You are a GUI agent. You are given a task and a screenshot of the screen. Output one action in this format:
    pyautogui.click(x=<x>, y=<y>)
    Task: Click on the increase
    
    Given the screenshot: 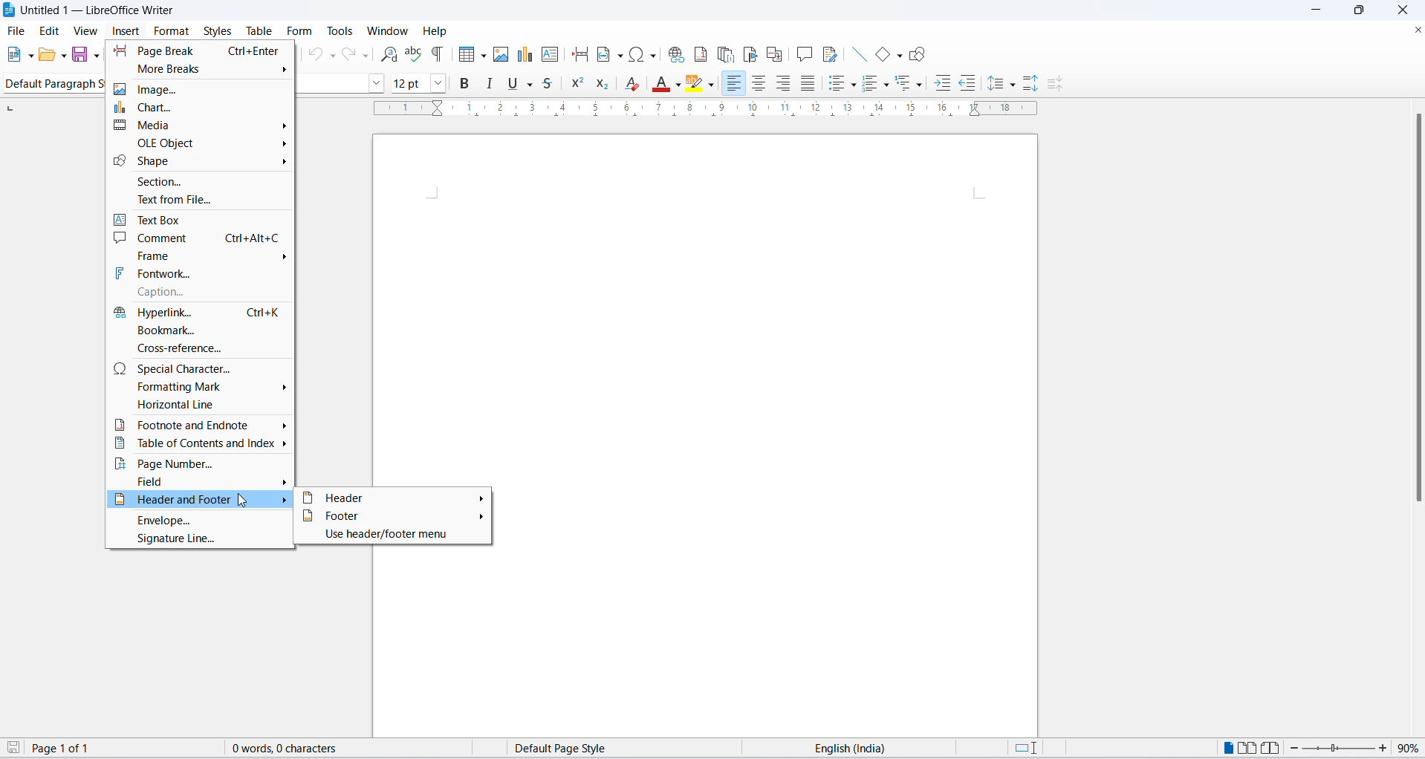 What is the action you would take?
    pyautogui.click(x=1385, y=748)
    